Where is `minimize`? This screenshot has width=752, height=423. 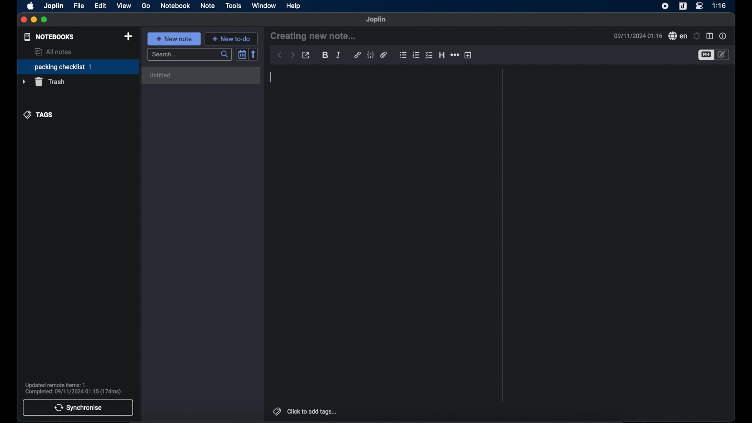
minimize is located at coordinates (34, 20).